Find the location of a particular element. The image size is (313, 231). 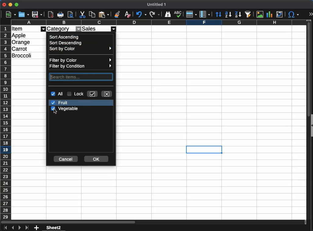

special character is located at coordinates (294, 15).